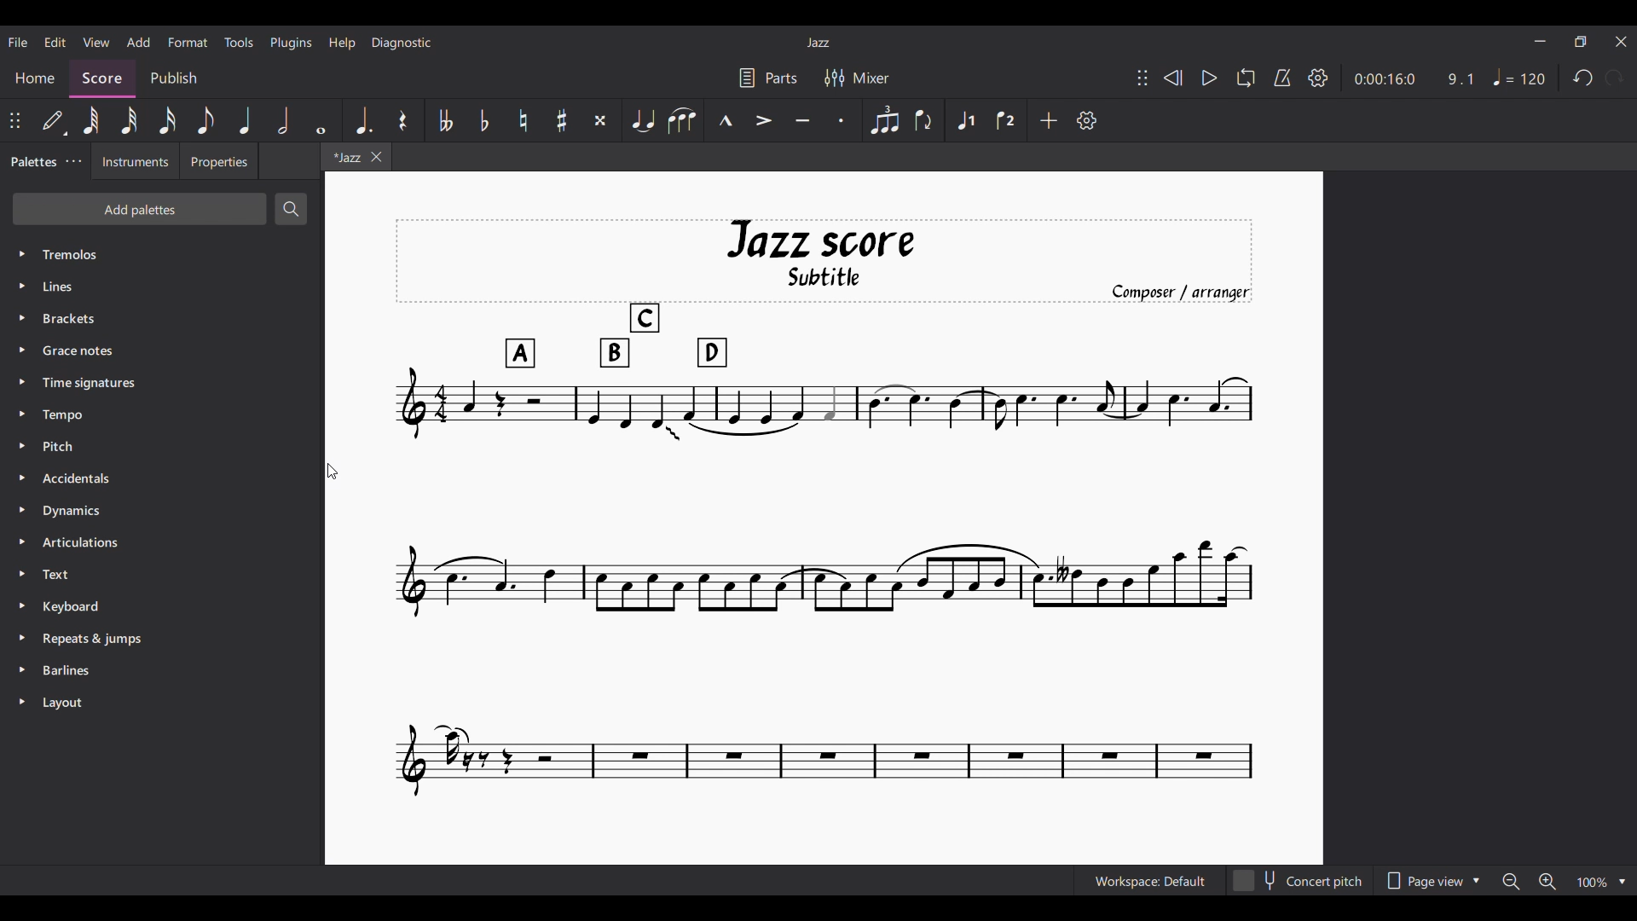  Describe the element at coordinates (562, 120) in the screenshot. I see `Toggle sharp` at that location.